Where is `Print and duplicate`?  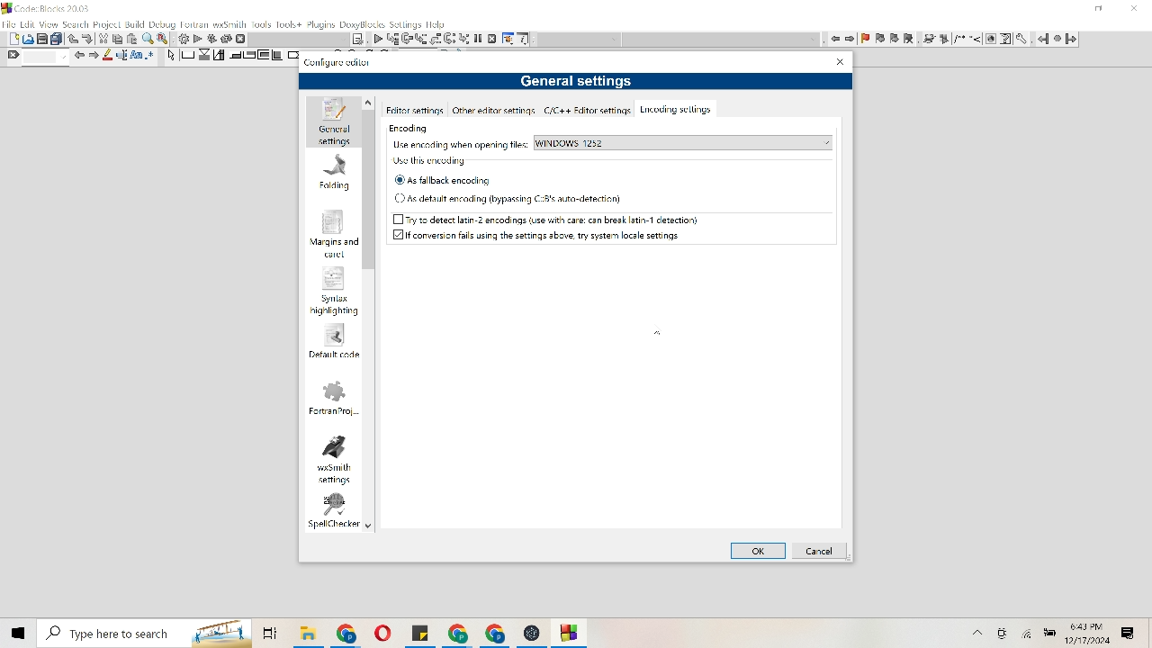
Print and duplicate is located at coordinates (50, 38).